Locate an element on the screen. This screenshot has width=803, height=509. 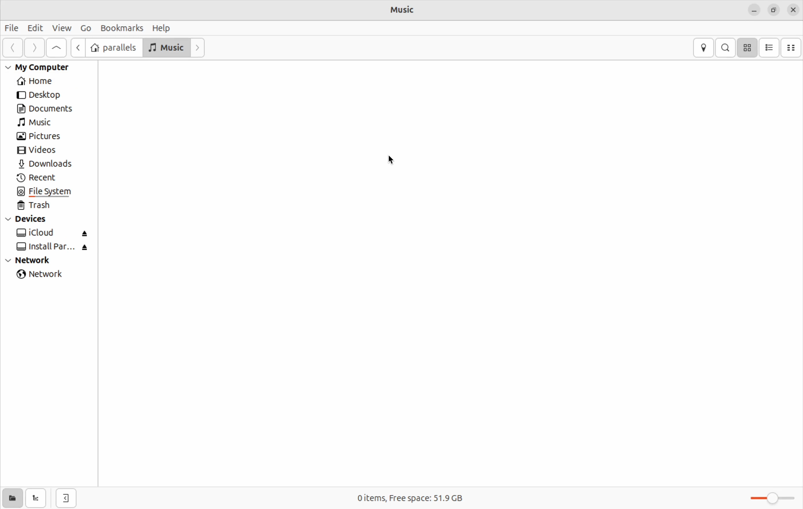
show tree view is located at coordinates (38, 498).